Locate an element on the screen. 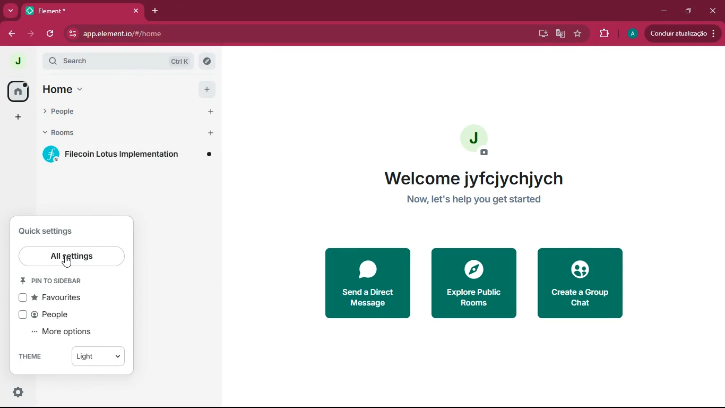 The height and width of the screenshot is (408, 725). extensions is located at coordinates (603, 34).